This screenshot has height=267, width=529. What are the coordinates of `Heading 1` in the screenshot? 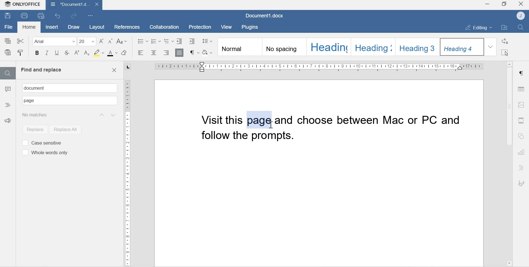 It's located at (328, 47).